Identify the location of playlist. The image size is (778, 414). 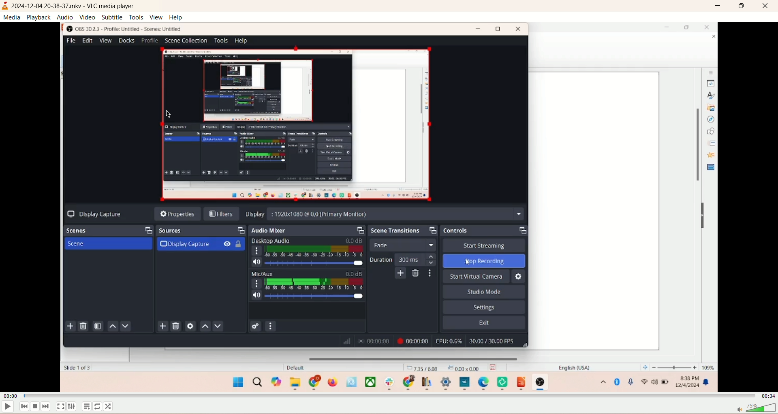
(88, 407).